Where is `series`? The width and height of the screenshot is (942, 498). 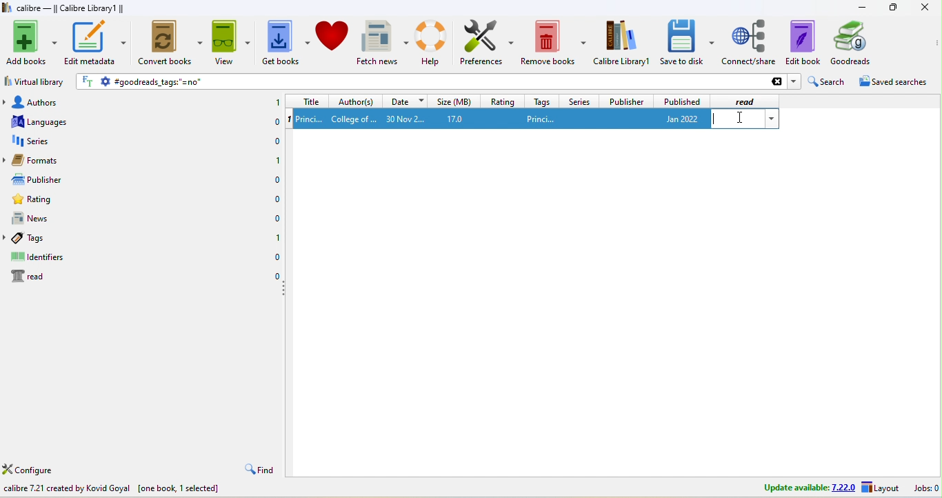
series is located at coordinates (580, 101).